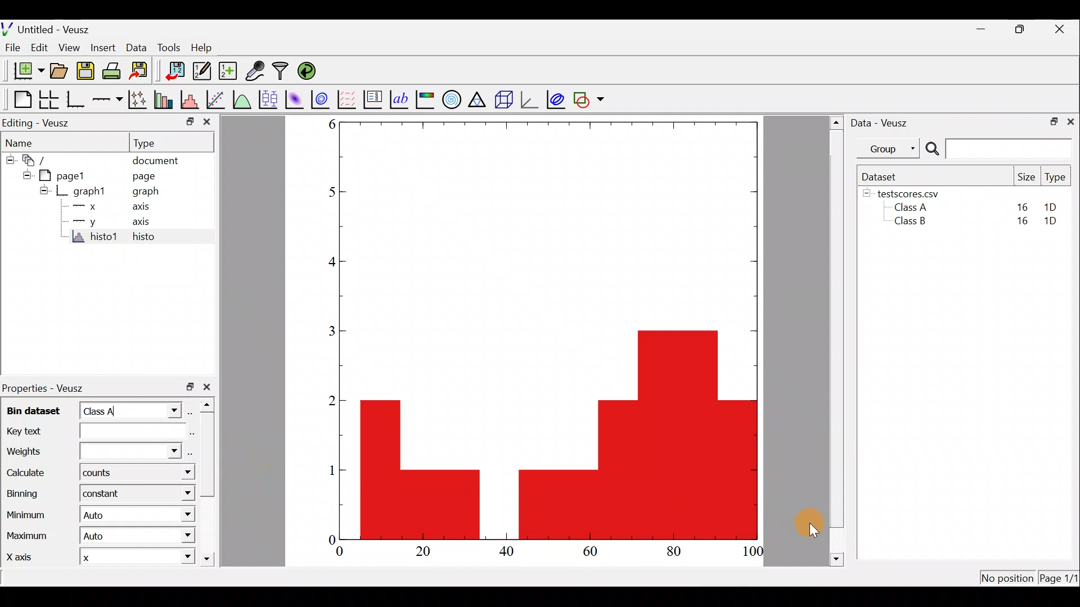  What do you see at coordinates (49, 99) in the screenshot?
I see `Arrange graphs in a grid` at bounding box center [49, 99].